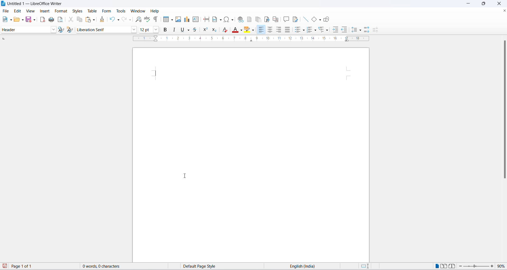 The image size is (507, 270). Describe the element at coordinates (103, 19) in the screenshot. I see `clone formatting` at that location.